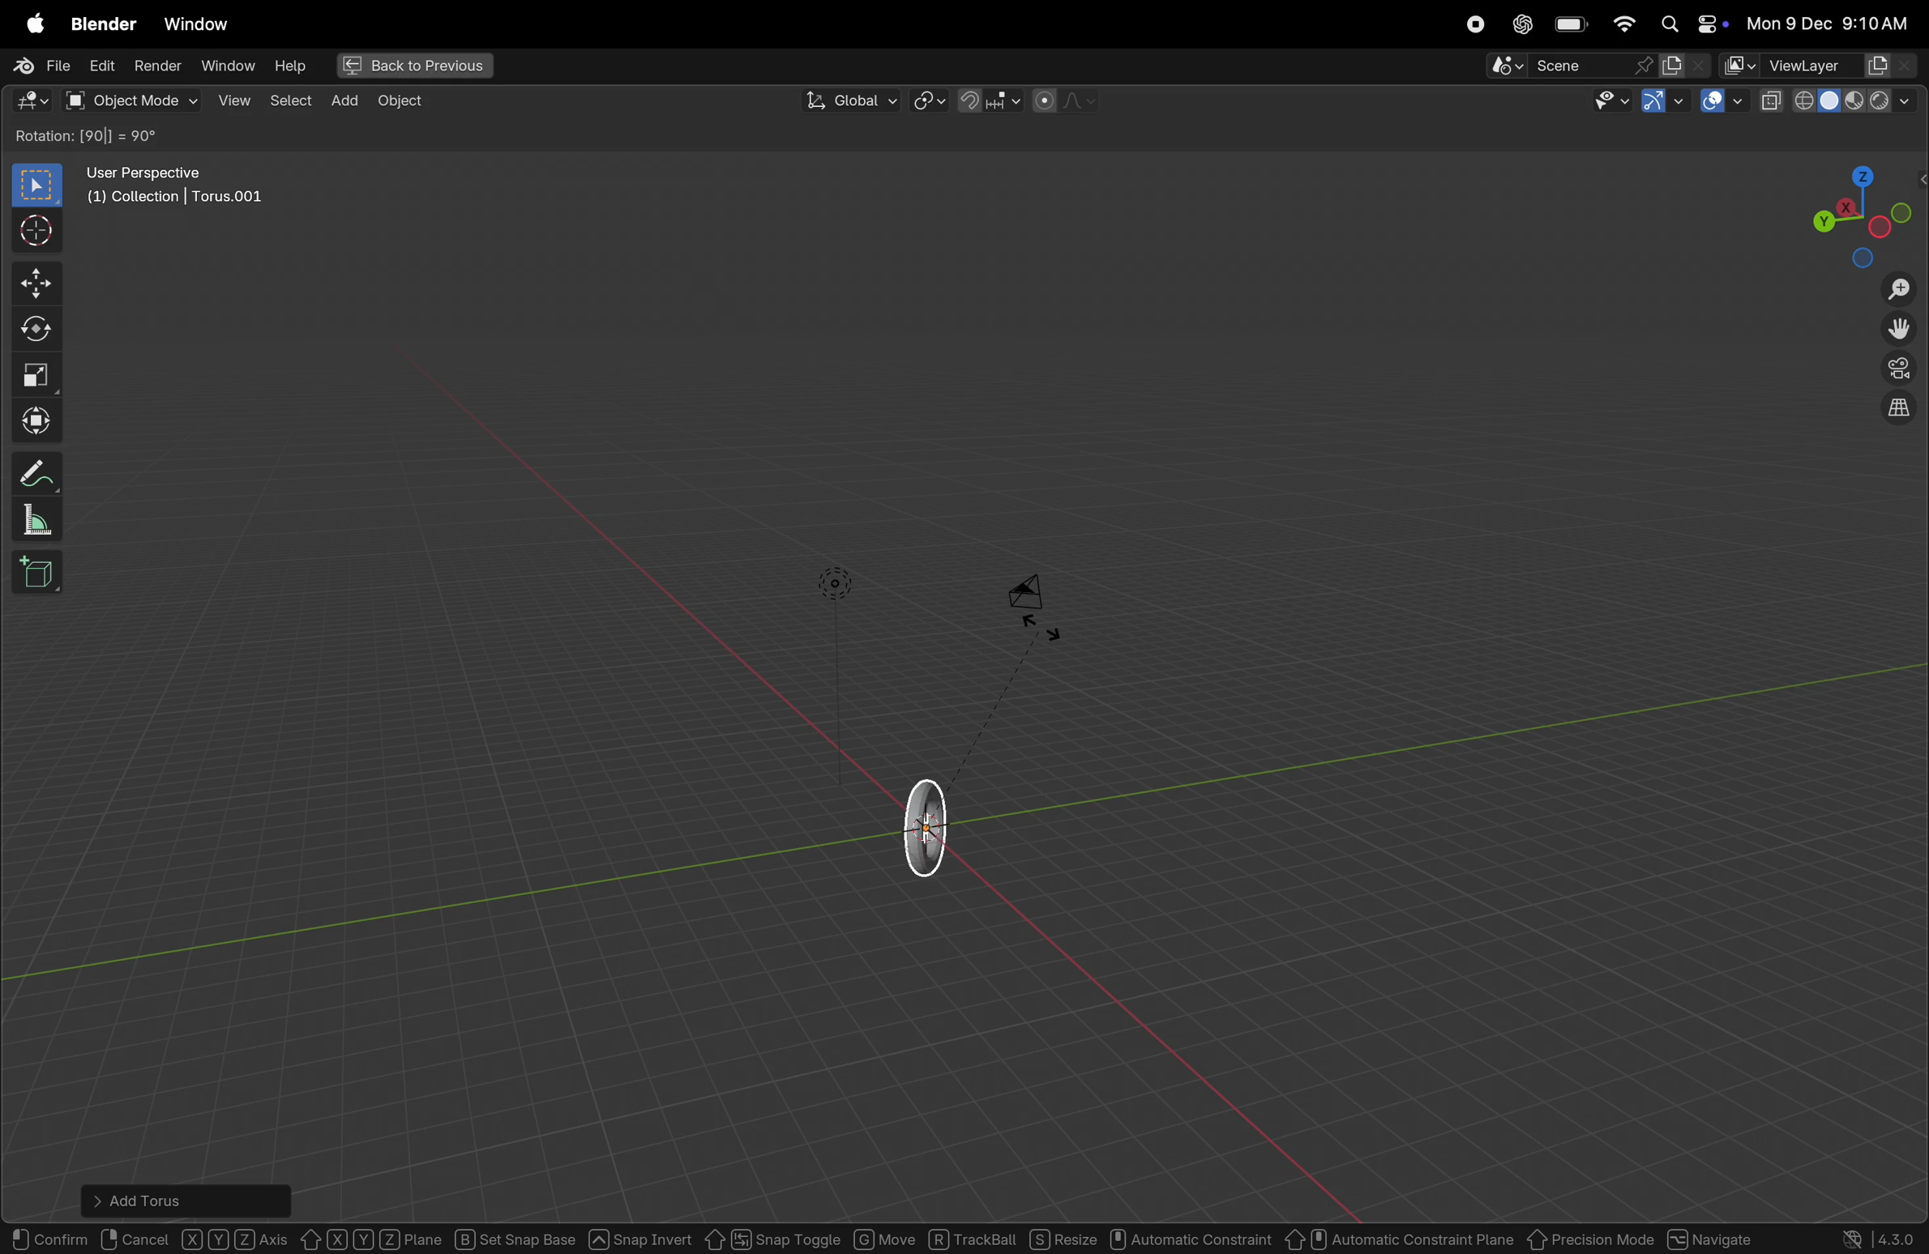 This screenshot has width=1929, height=1254. Describe the element at coordinates (41, 421) in the screenshot. I see `transform` at that location.